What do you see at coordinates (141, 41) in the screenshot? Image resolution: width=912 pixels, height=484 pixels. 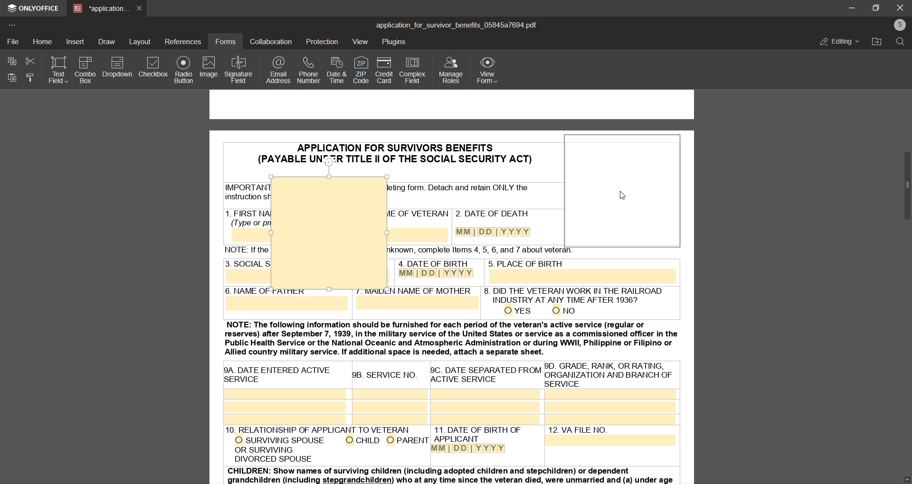 I see `layout` at bounding box center [141, 41].